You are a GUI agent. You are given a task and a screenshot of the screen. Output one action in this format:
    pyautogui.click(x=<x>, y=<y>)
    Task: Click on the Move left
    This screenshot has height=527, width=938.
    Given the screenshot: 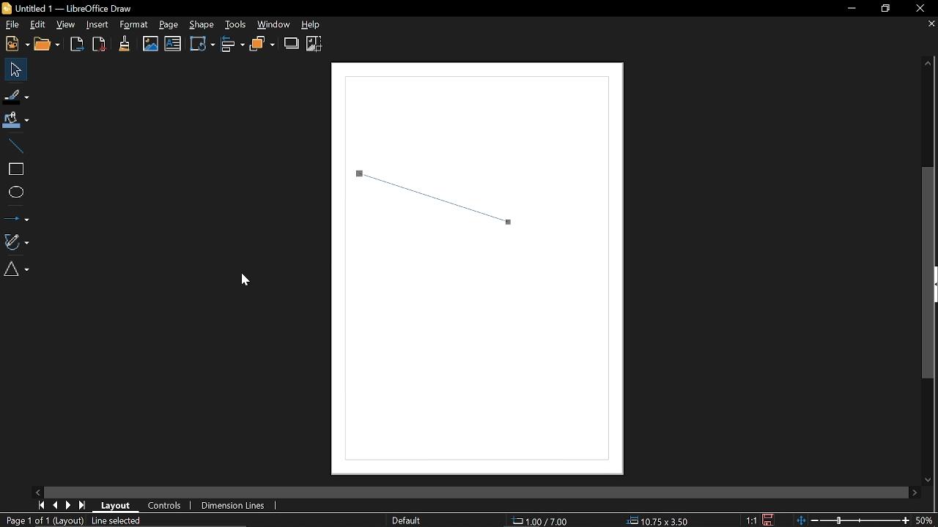 What is the action you would take?
    pyautogui.click(x=40, y=491)
    